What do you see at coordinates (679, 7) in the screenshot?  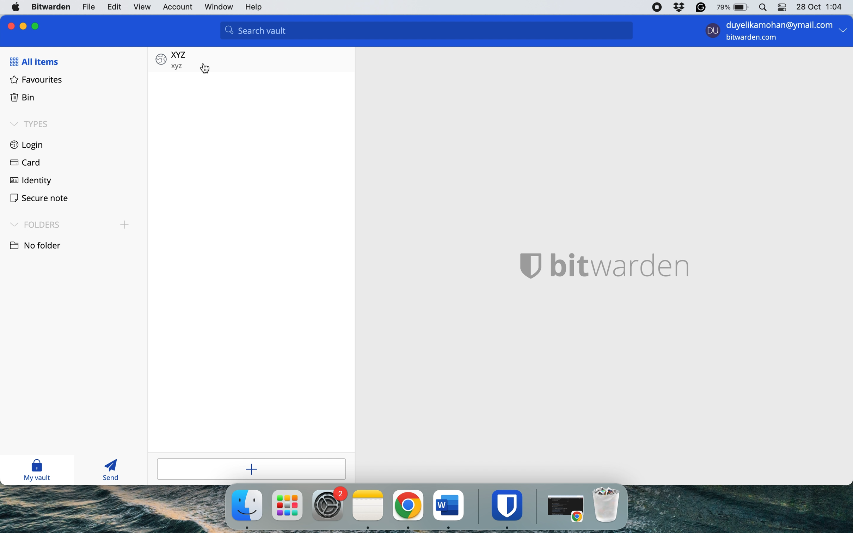 I see `dropbox` at bounding box center [679, 7].